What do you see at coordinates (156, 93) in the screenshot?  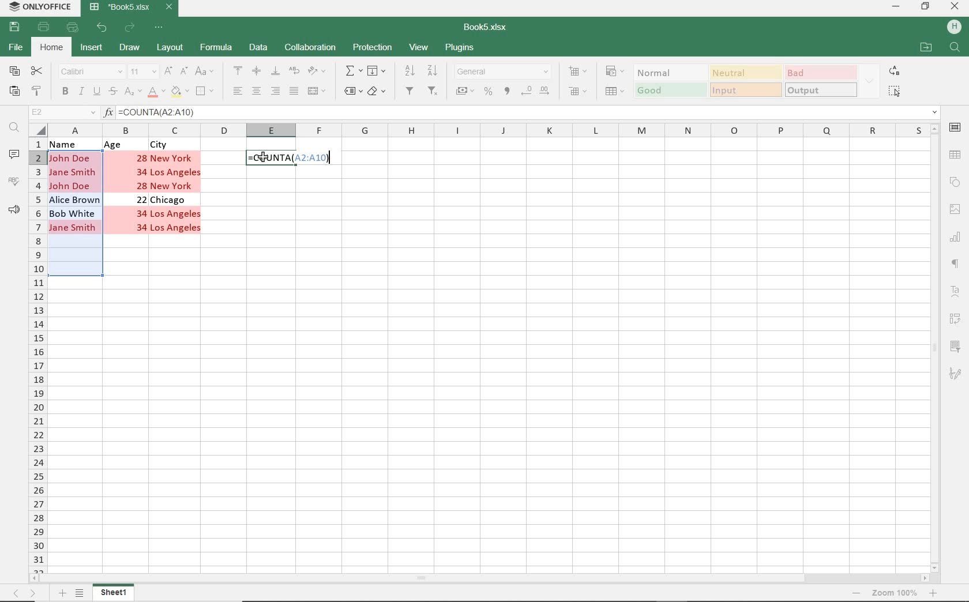 I see `FONT COLOR` at bounding box center [156, 93].